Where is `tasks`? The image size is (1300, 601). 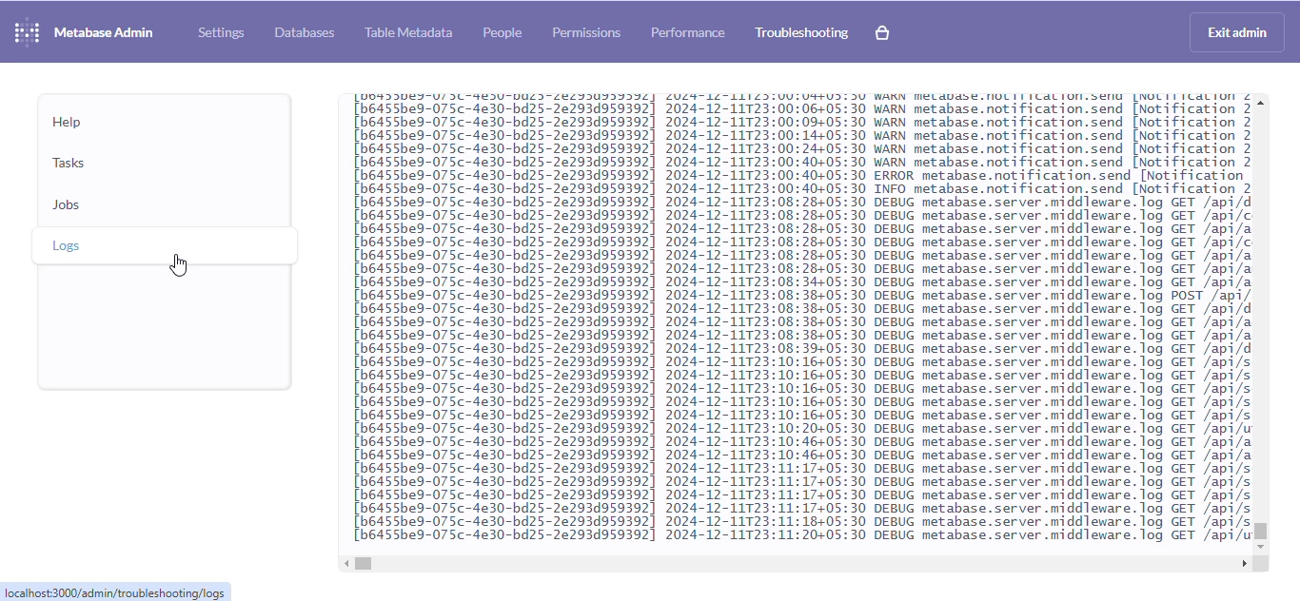
tasks is located at coordinates (69, 162).